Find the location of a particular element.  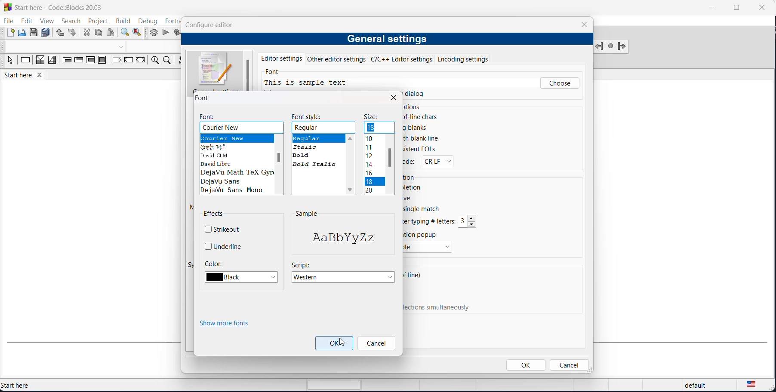

decision is located at coordinates (40, 62).